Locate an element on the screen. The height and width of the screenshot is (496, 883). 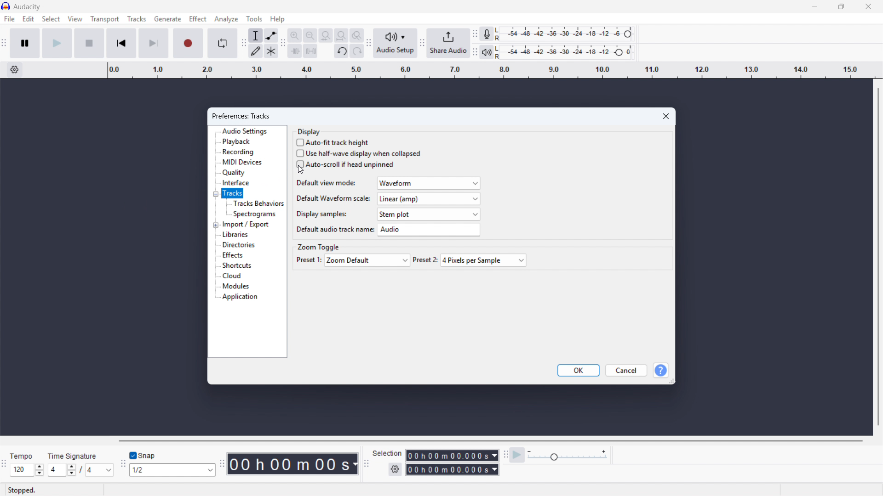
help is located at coordinates (660, 370).